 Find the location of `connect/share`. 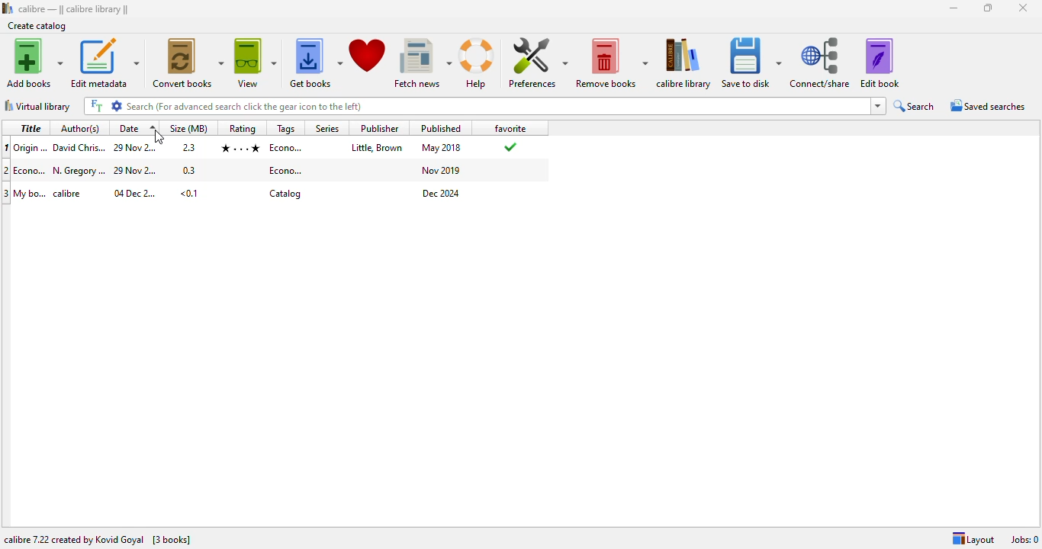

connect/share is located at coordinates (819, 63).